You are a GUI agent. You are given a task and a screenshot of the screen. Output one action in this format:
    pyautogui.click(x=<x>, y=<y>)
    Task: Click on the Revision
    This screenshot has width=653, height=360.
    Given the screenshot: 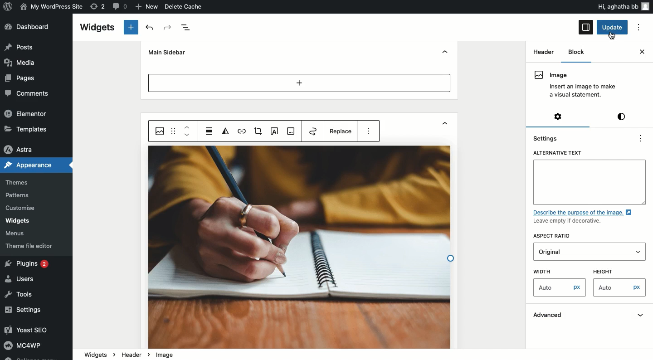 What is the action you would take?
    pyautogui.click(x=98, y=6)
    